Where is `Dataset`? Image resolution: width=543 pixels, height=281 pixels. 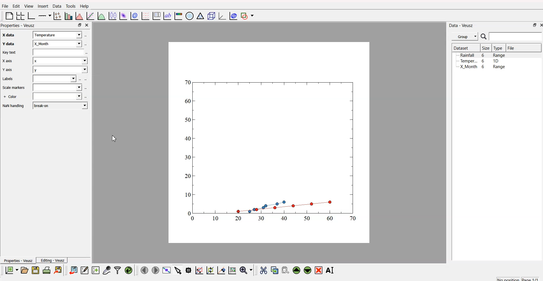 Dataset is located at coordinates (461, 48).